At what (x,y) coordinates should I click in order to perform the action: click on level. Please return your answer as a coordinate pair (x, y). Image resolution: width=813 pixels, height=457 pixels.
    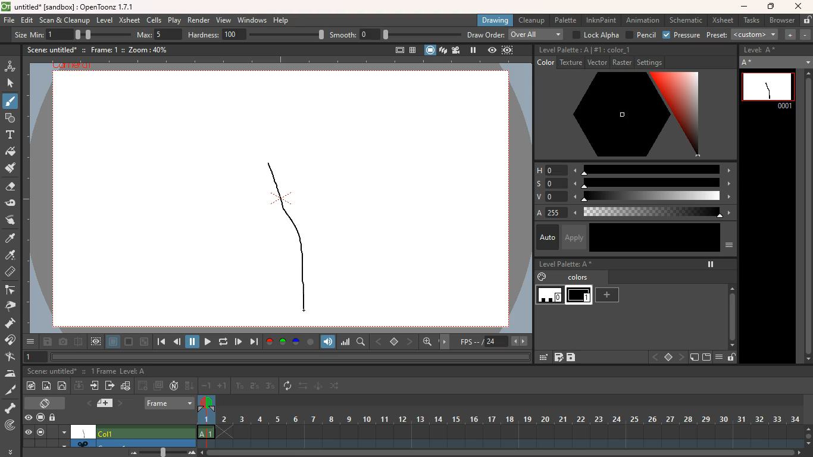
    Looking at the image, I should click on (580, 296).